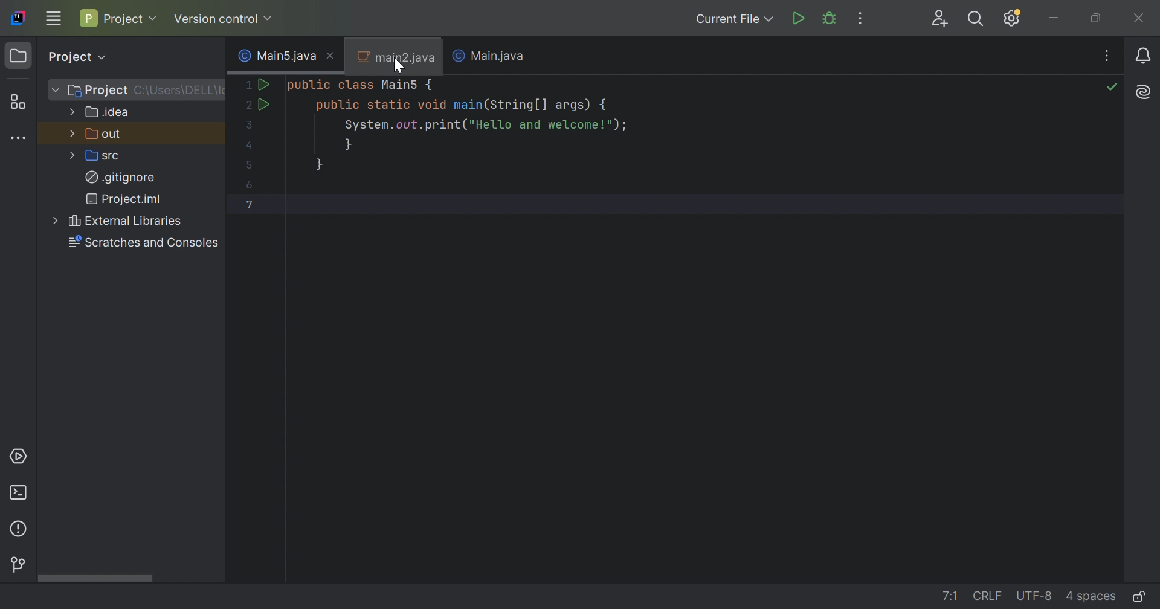  What do you see at coordinates (1112, 86) in the screenshot?
I see `No problems found` at bounding box center [1112, 86].